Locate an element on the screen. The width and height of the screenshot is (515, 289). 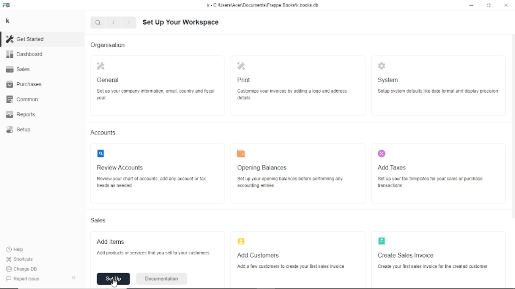
FB is located at coordinates (7, 6).